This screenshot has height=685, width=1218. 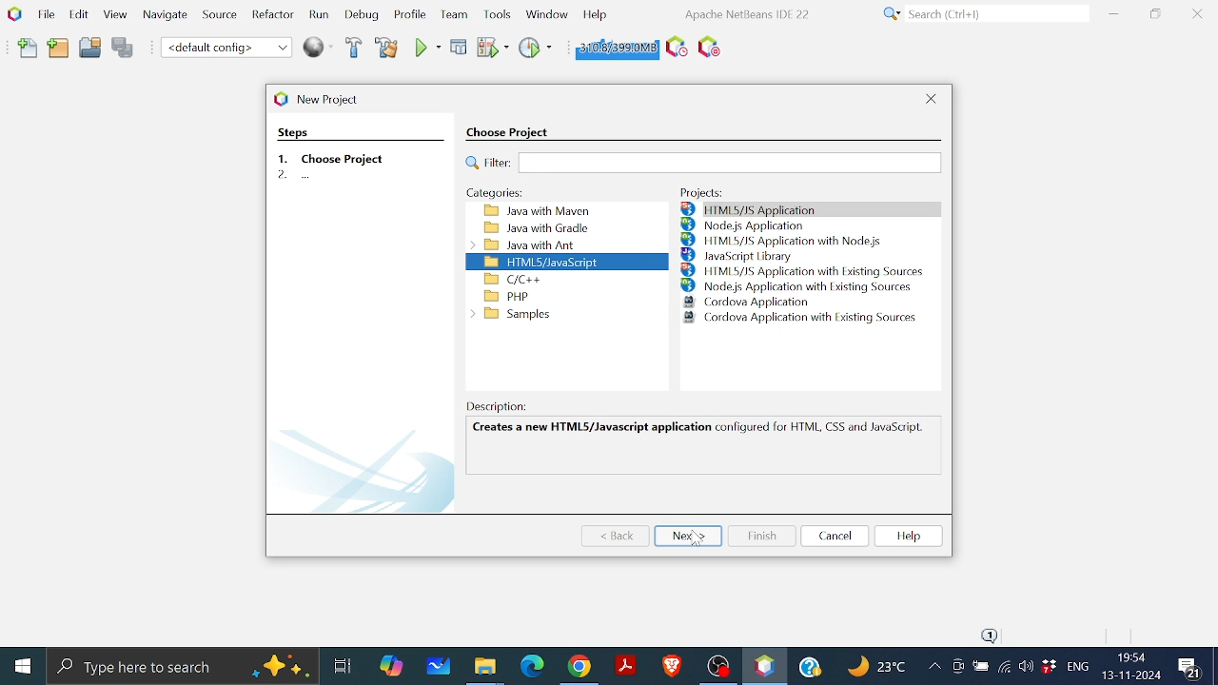 What do you see at coordinates (393, 664) in the screenshot?
I see `Copilot` at bounding box center [393, 664].